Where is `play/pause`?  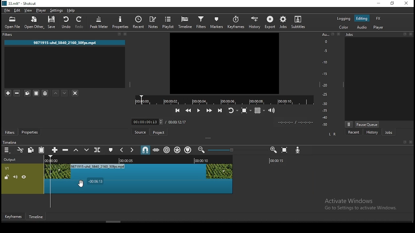 play/pause is located at coordinates (199, 110).